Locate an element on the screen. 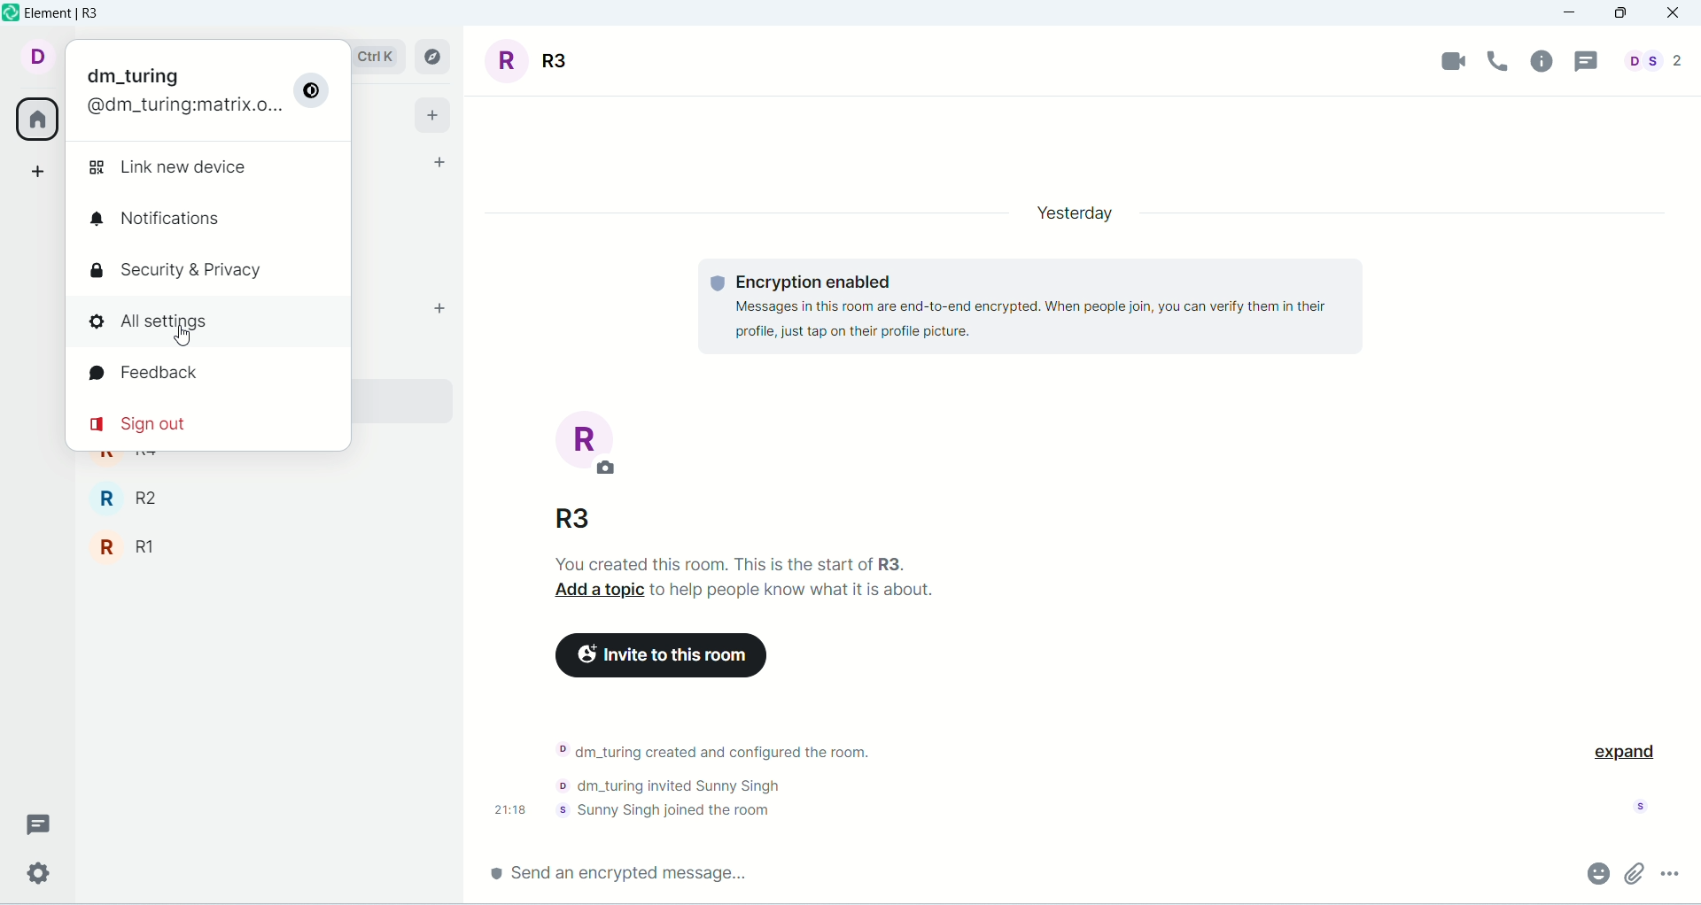 This screenshot has width=1701, height=905. day is located at coordinates (1070, 215).